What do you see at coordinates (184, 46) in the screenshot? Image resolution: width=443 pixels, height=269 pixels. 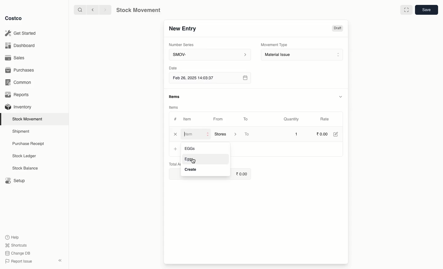 I see `Number Series` at bounding box center [184, 46].